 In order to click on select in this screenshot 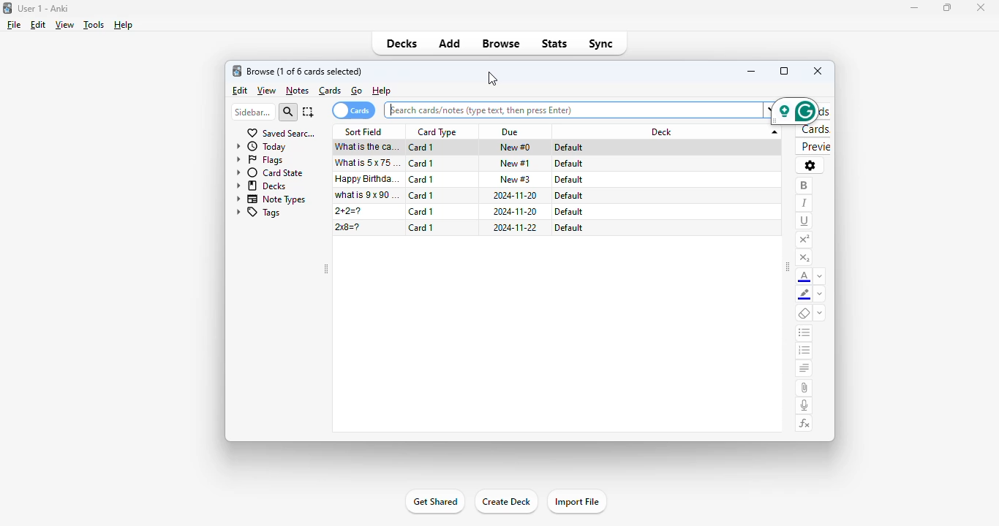, I will do `click(309, 113)`.